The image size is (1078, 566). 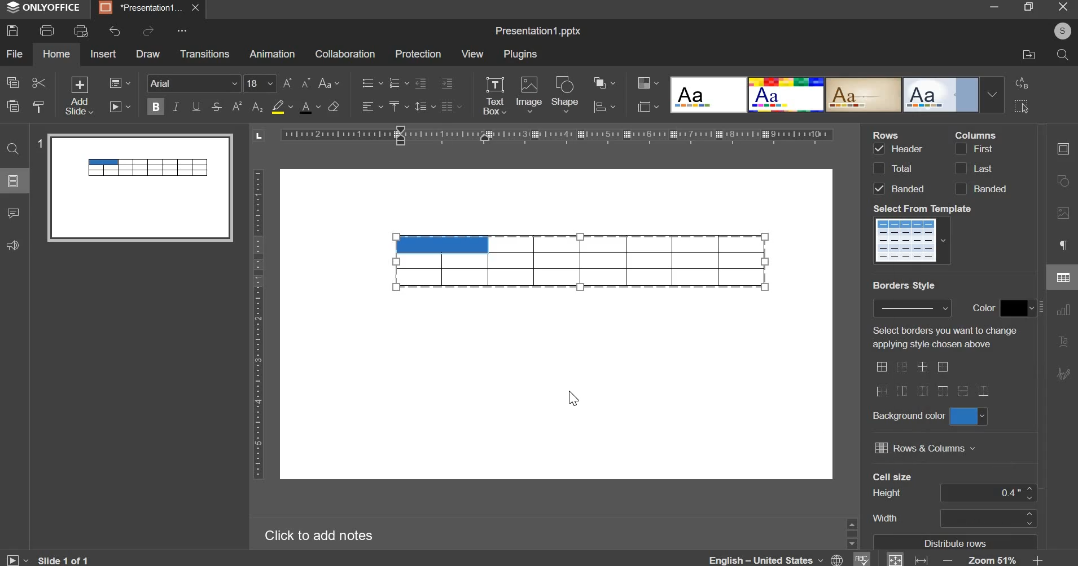 I want to click on transitions, so click(x=205, y=53).